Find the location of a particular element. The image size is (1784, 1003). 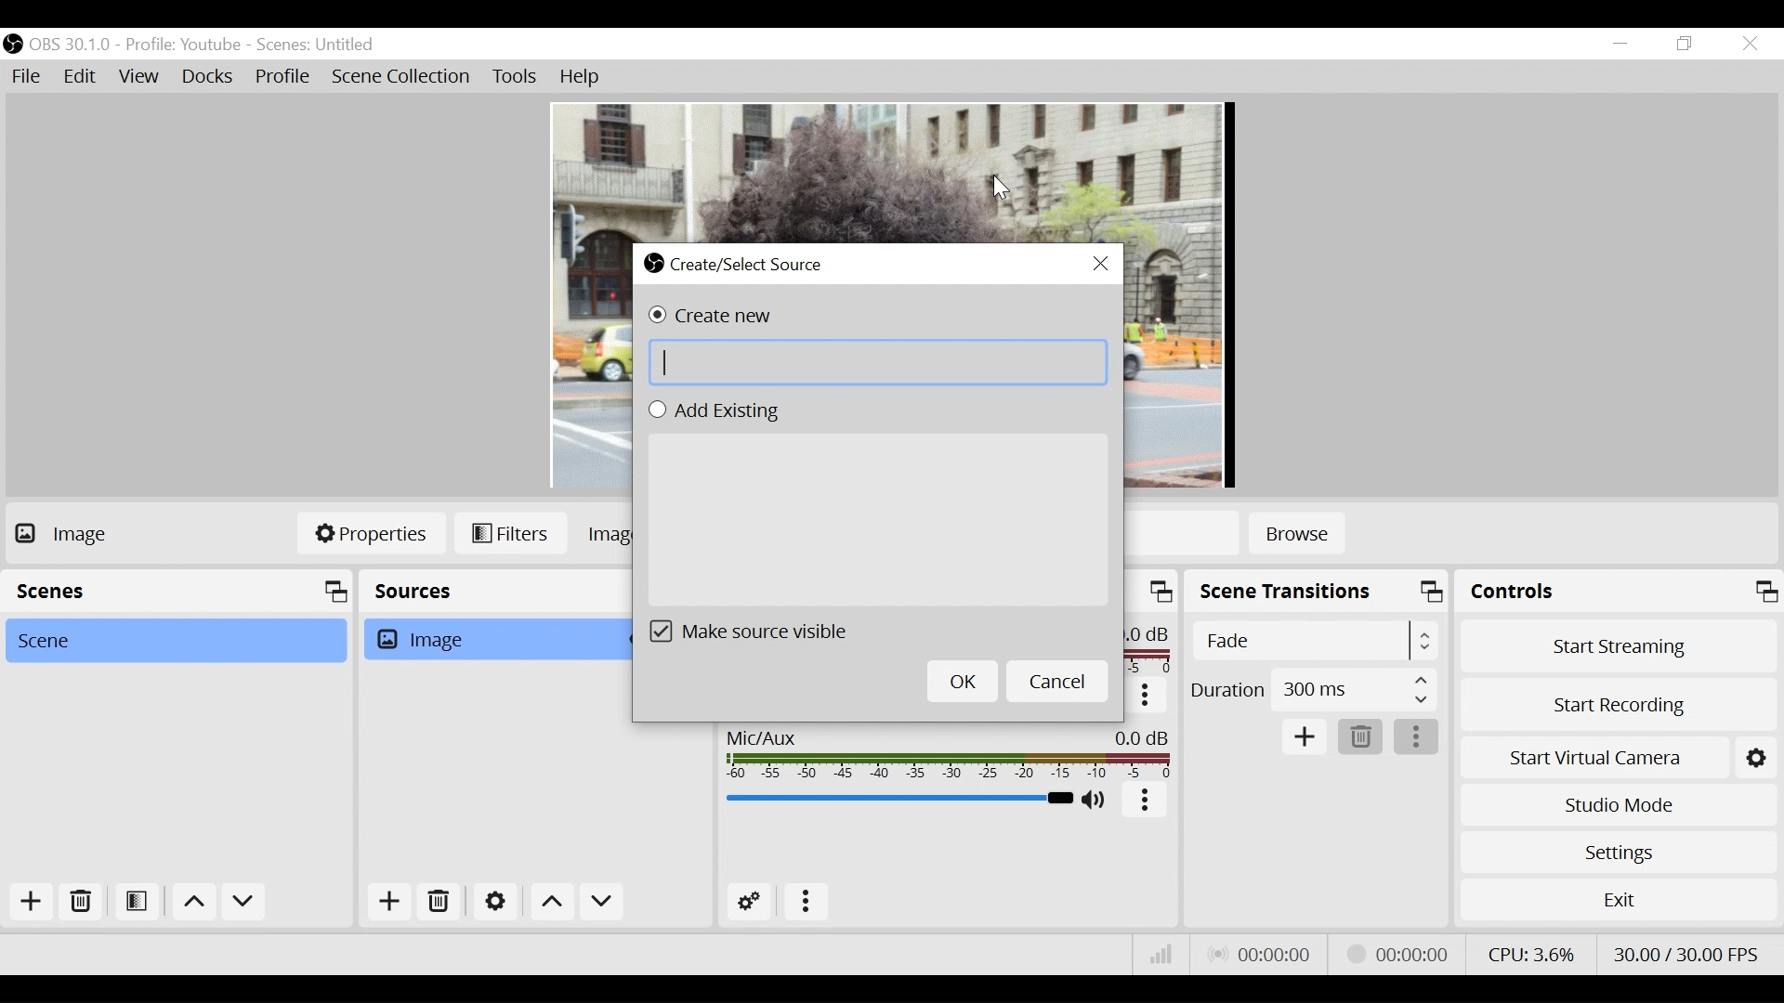

OBS Version is located at coordinates (70, 46).